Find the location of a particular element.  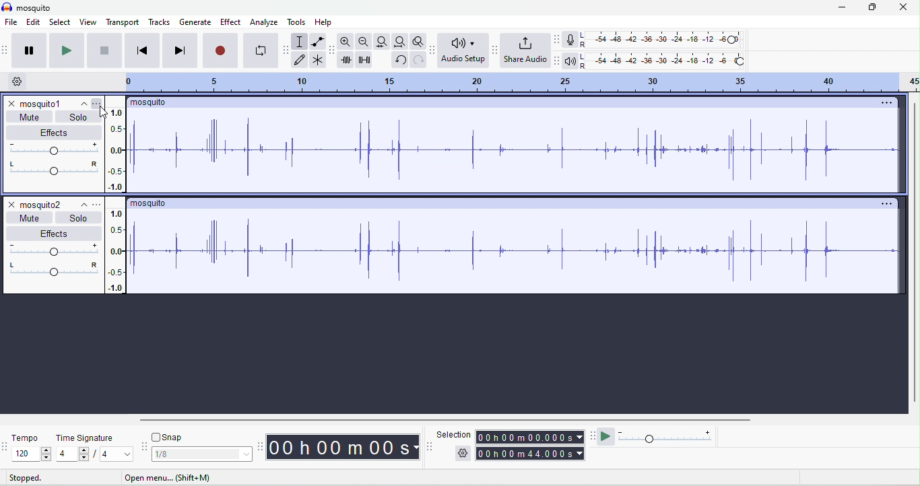

time is located at coordinates (342, 447).